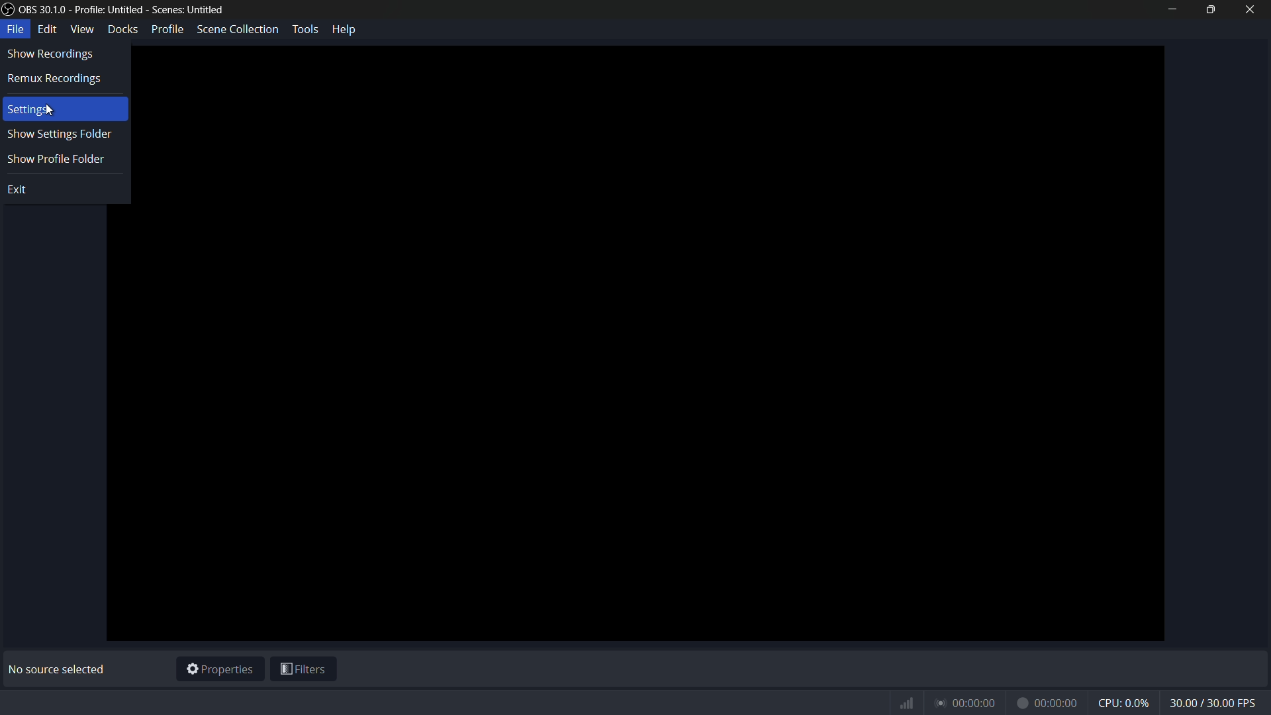  Describe the element at coordinates (237, 28) in the screenshot. I see `scene collection menu` at that location.